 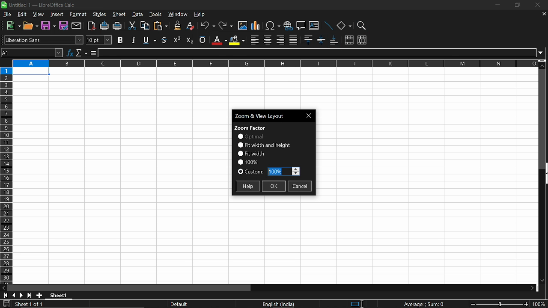 What do you see at coordinates (424, 304) in the screenshot?
I see `current formula` at bounding box center [424, 304].